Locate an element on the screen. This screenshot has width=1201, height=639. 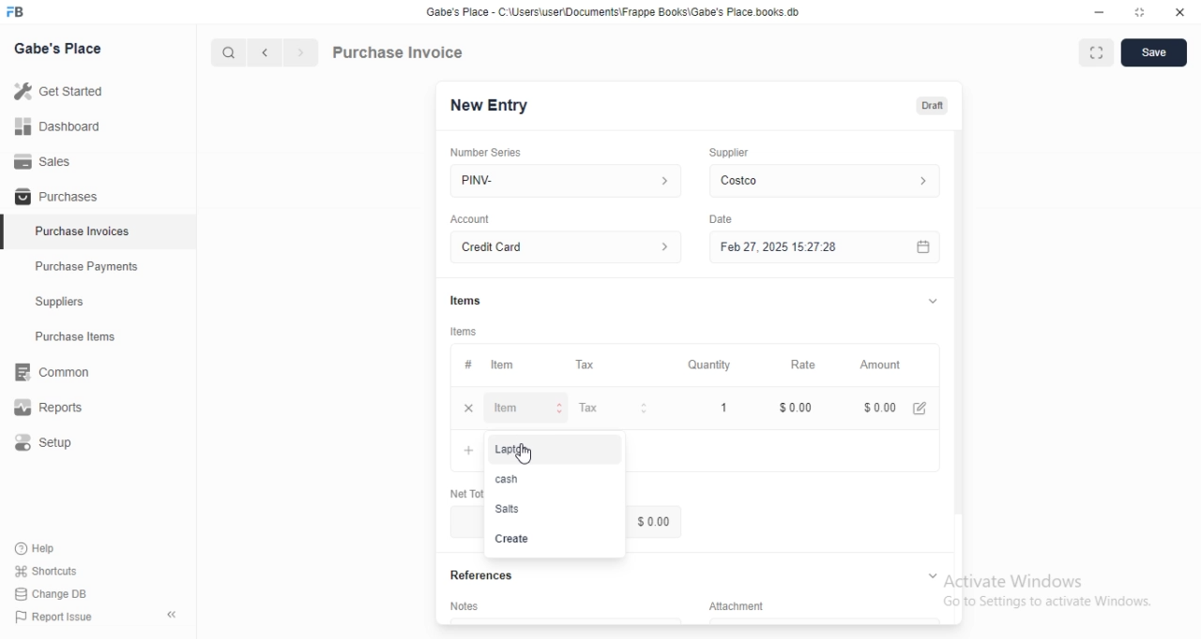
Search is located at coordinates (228, 52).